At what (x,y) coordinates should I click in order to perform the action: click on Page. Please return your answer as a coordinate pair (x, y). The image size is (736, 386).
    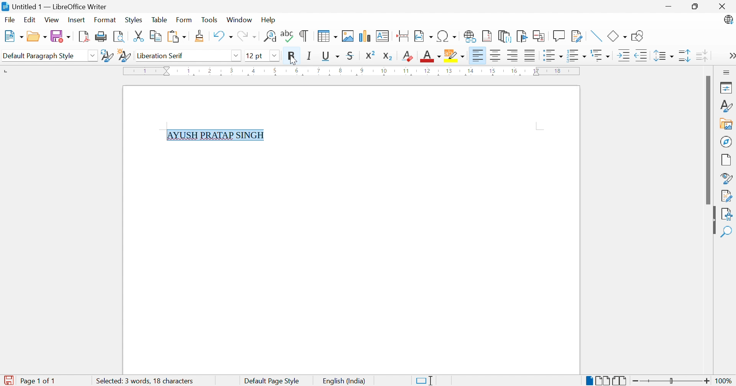
    Looking at the image, I should click on (726, 160).